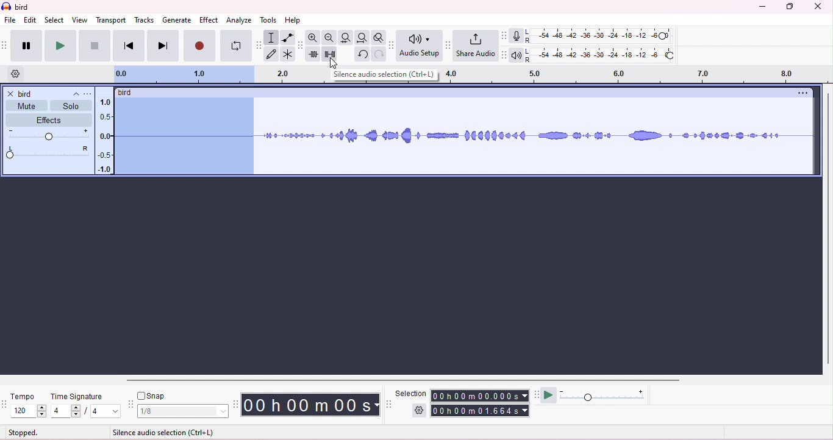 The image size is (833, 440). Describe the element at coordinates (535, 394) in the screenshot. I see `play at speed tool bar` at that location.